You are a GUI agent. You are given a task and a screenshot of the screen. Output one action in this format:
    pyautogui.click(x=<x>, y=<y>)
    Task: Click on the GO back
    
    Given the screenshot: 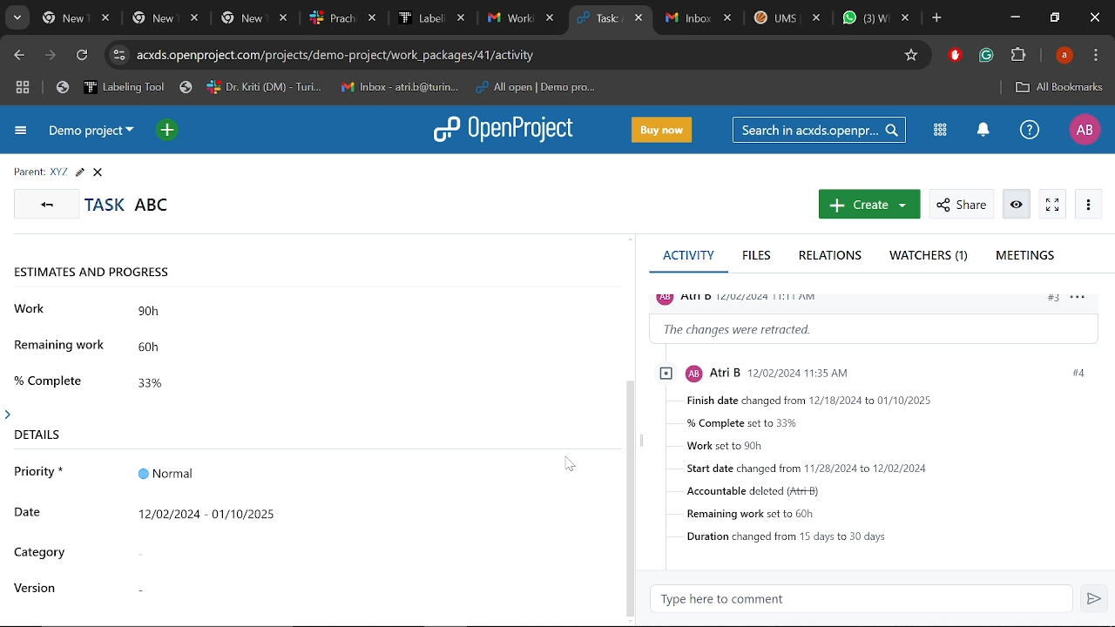 What is the action you would take?
    pyautogui.click(x=44, y=203)
    